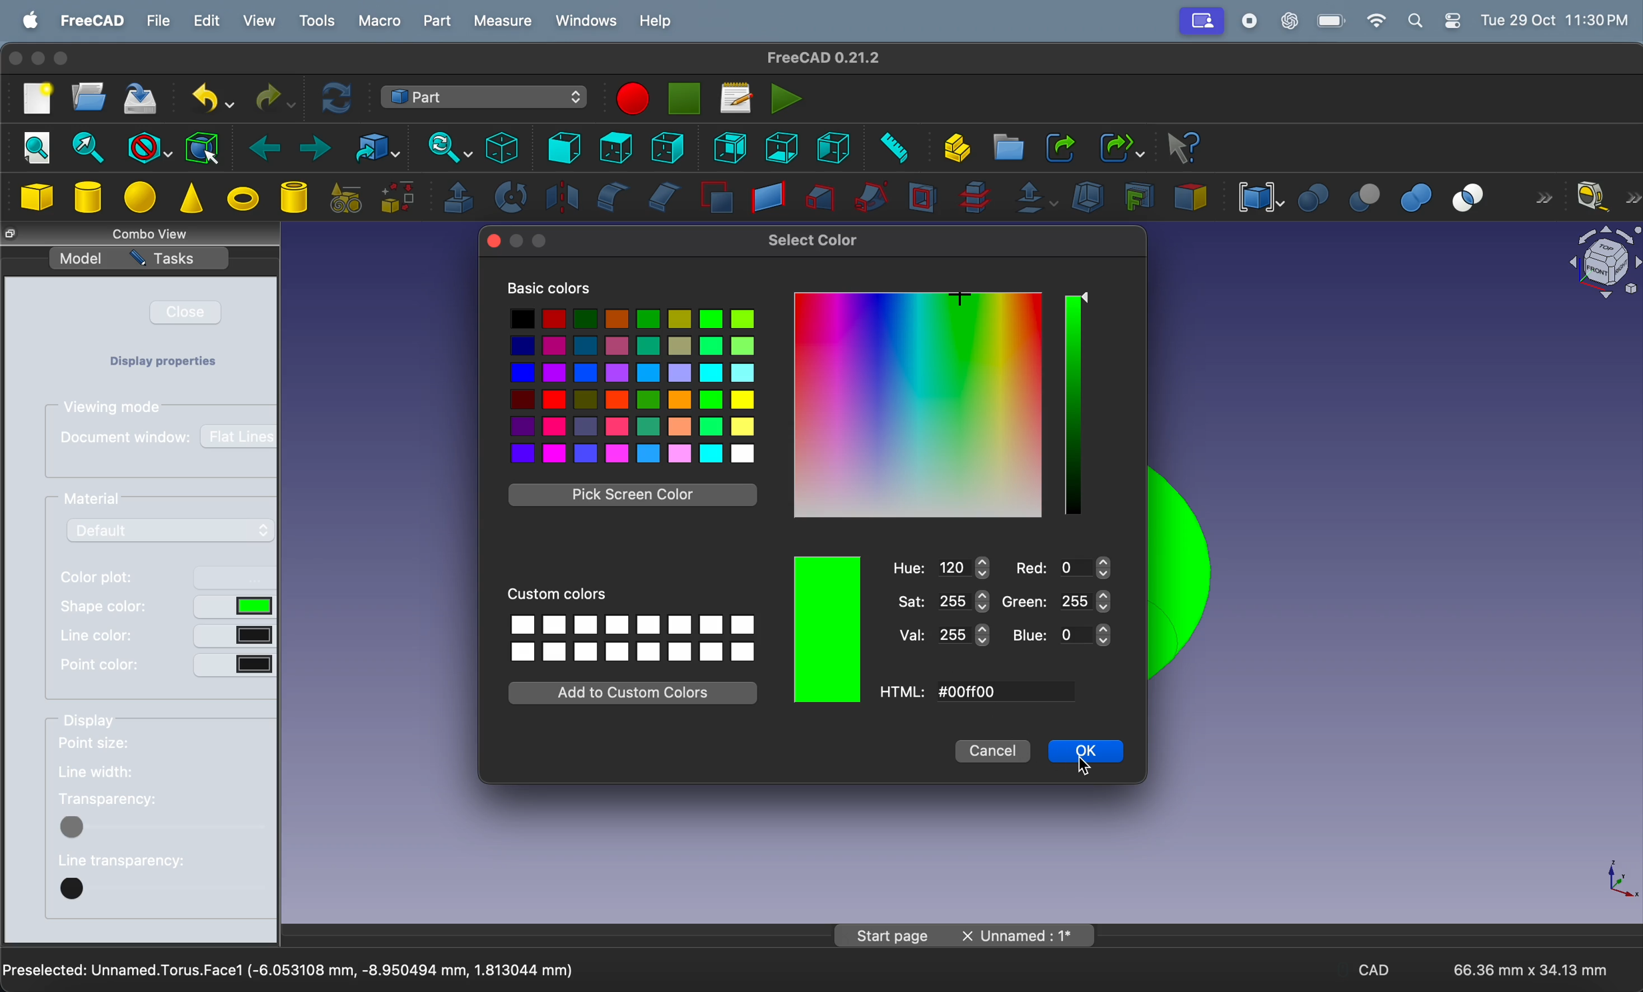 Image resolution: width=1643 pixels, height=992 pixels. I want to click on thickness , so click(1088, 196).